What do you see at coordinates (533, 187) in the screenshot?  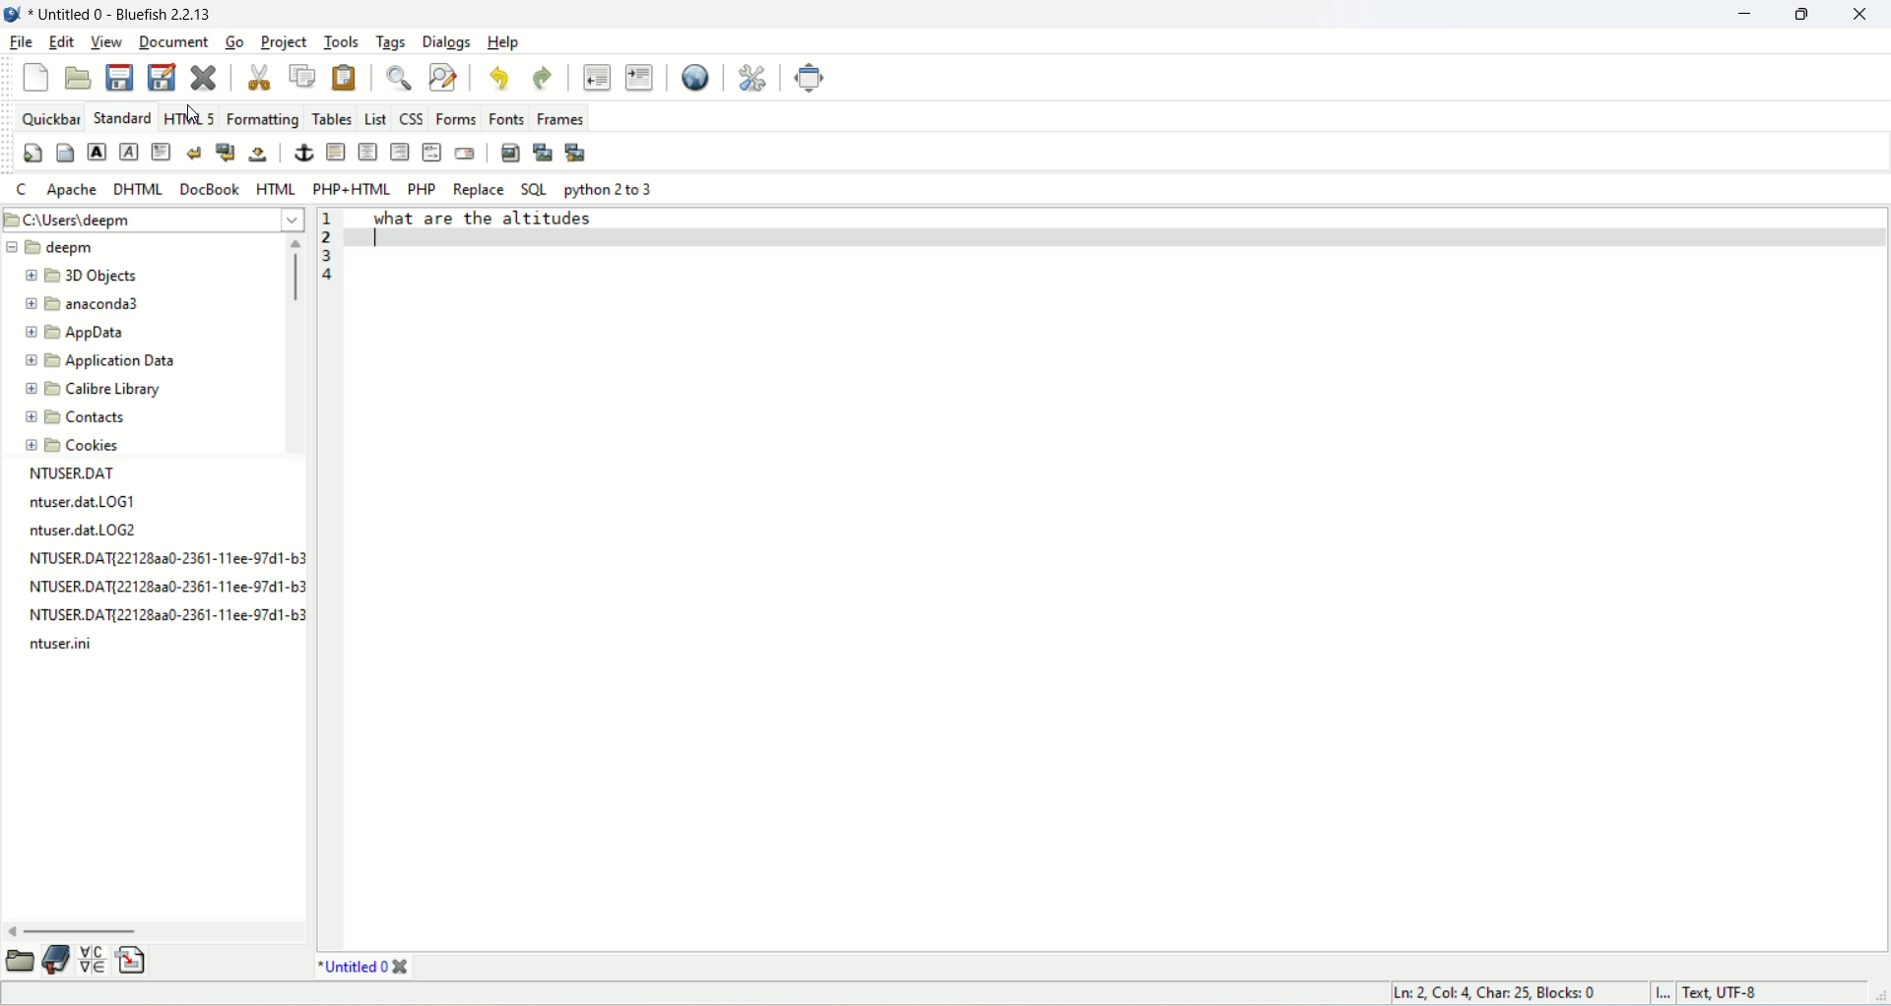 I see `SQL` at bounding box center [533, 187].